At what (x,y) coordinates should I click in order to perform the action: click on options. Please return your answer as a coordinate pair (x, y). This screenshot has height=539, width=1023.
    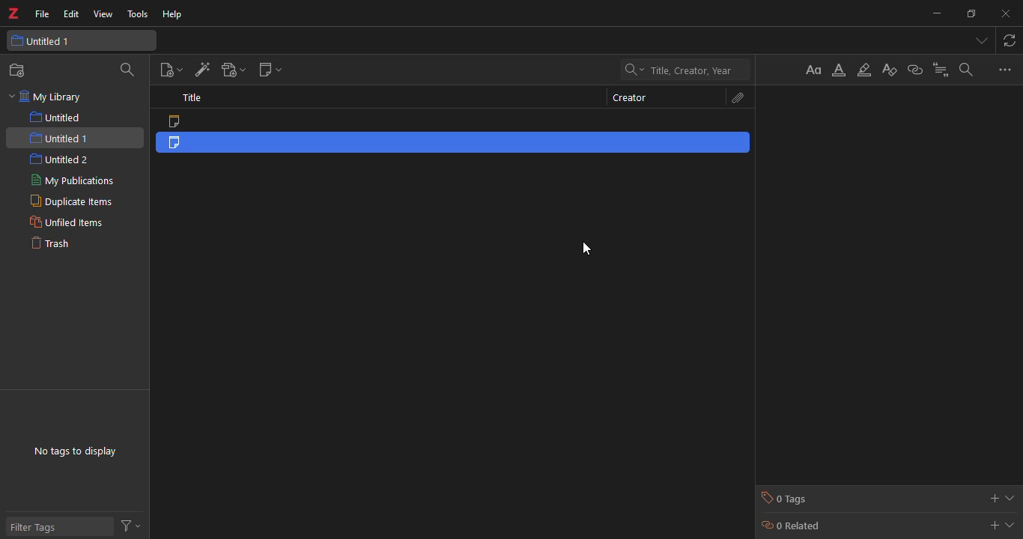
    Looking at the image, I should click on (1004, 71).